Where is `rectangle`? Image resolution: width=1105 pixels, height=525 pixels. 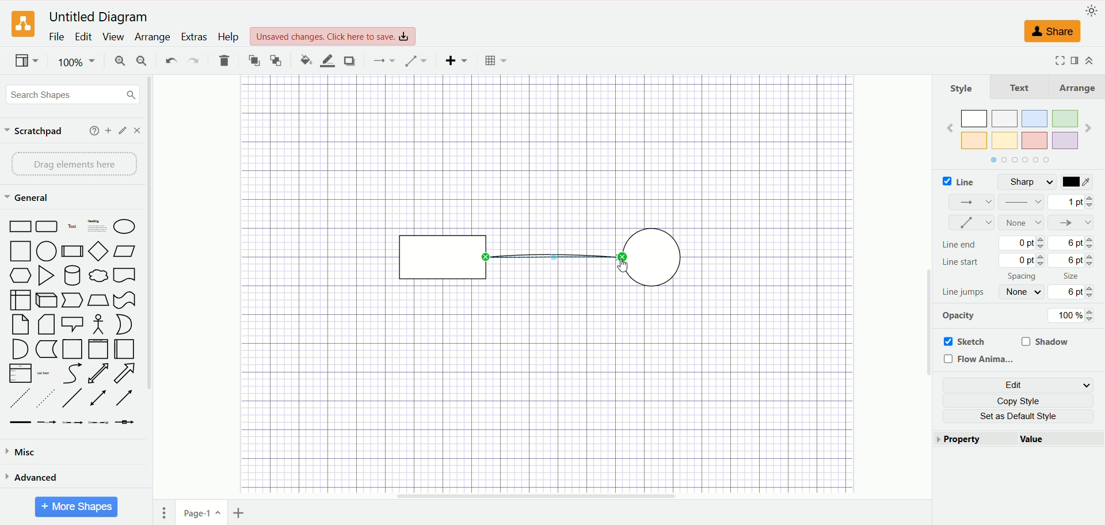 rectangle is located at coordinates (442, 258).